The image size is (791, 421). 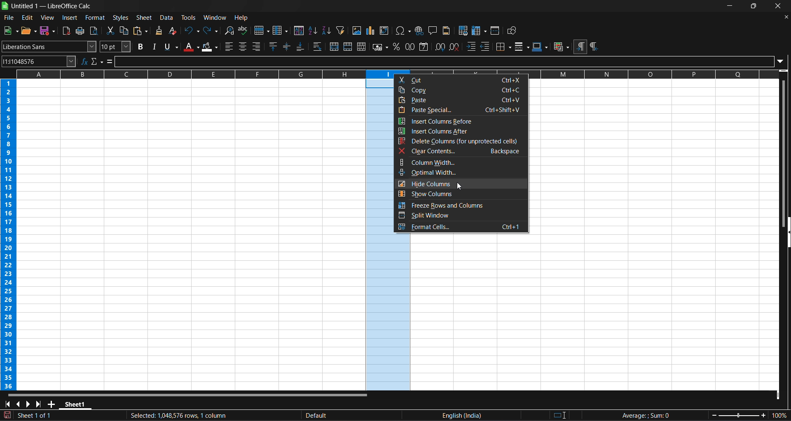 What do you see at coordinates (460, 227) in the screenshot?
I see `format cells` at bounding box center [460, 227].